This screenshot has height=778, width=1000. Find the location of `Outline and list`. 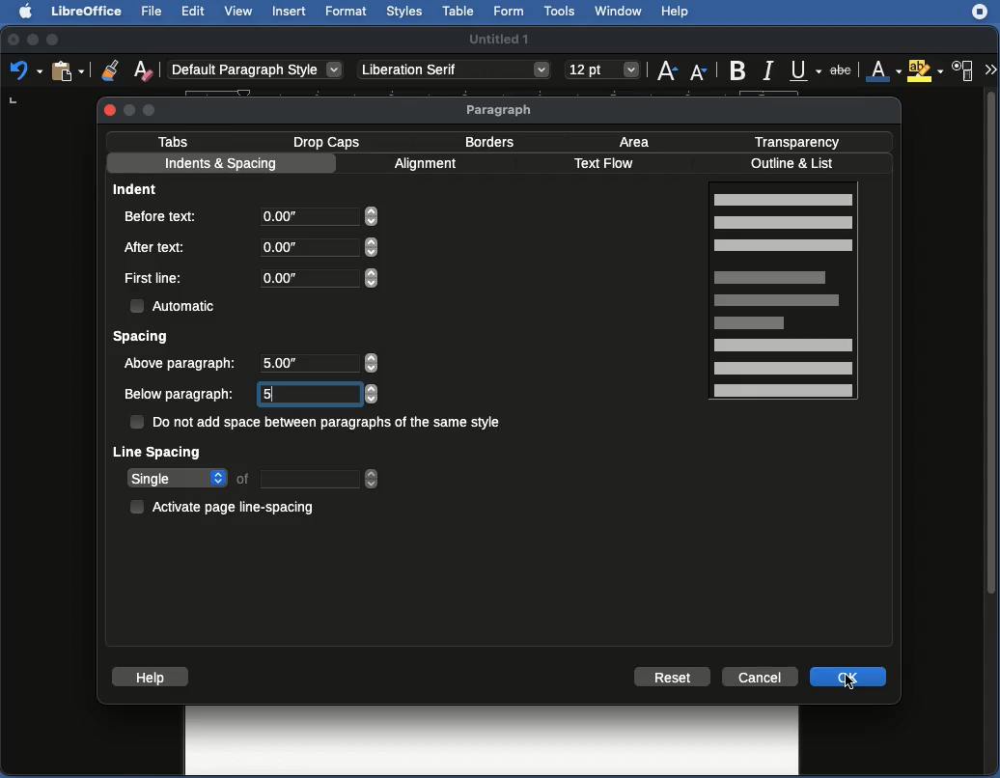

Outline and list is located at coordinates (795, 164).